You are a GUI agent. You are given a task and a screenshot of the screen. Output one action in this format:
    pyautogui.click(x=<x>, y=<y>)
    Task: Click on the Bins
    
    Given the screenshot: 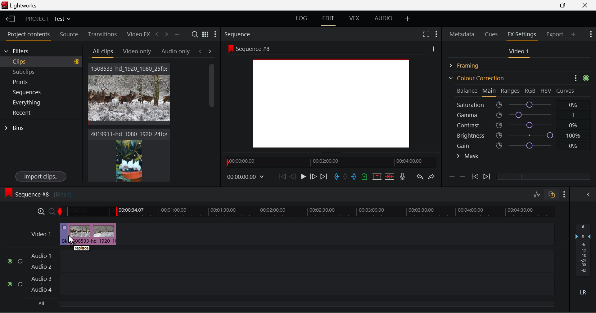 What is the action you would take?
    pyautogui.click(x=16, y=127)
    